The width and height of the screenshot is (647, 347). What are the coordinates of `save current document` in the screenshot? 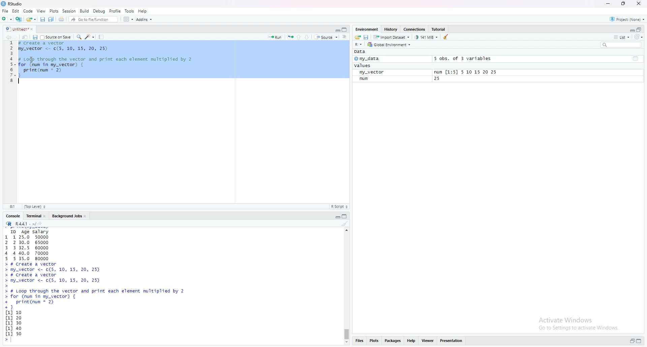 It's located at (42, 20).